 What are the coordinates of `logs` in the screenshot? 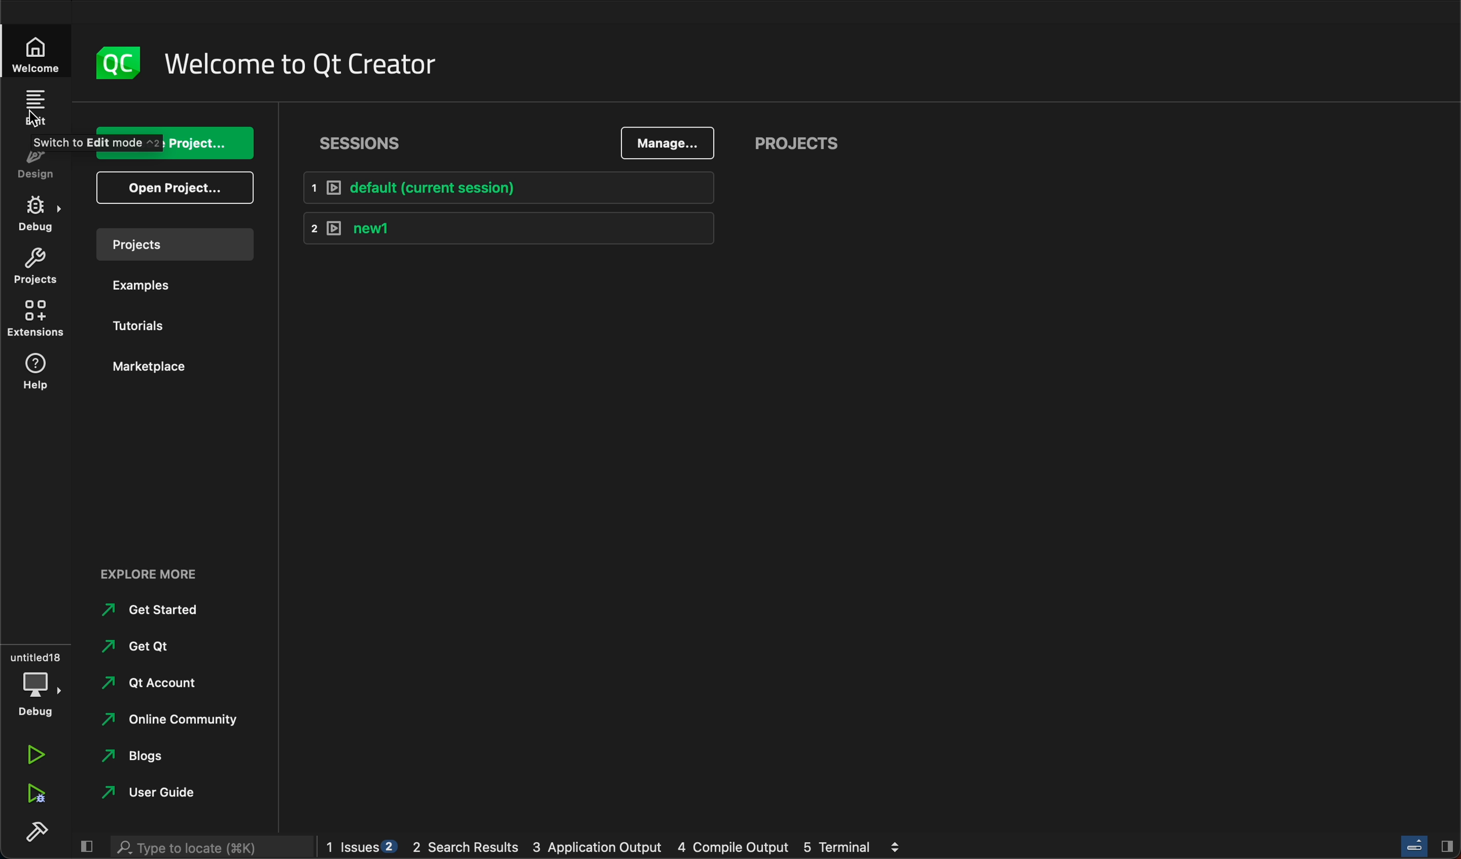 It's located at (624, 848).